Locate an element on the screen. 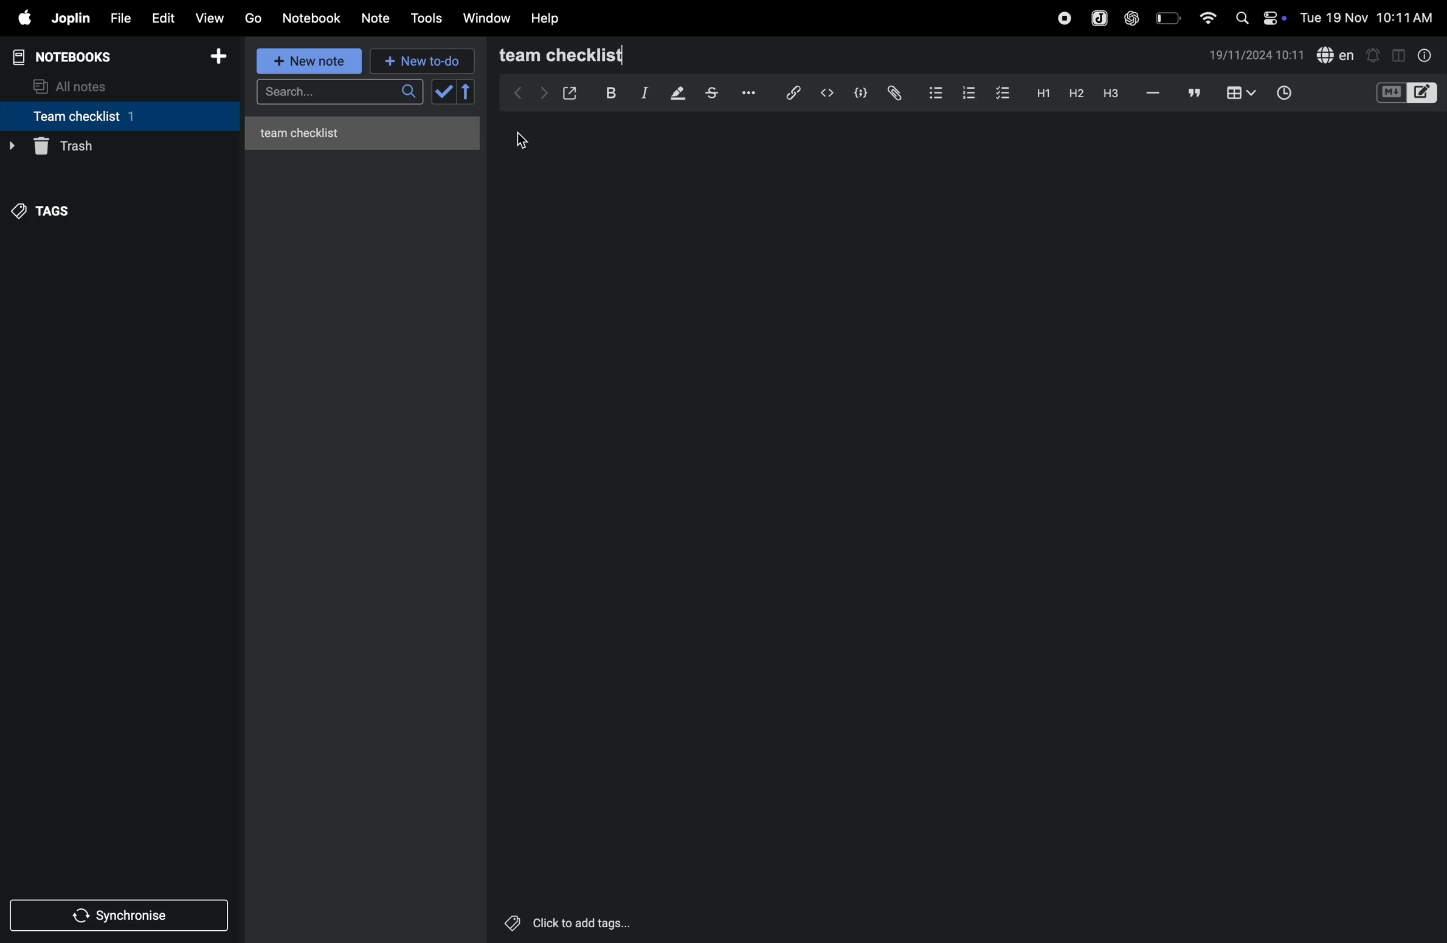  edit is located at coordinates (163, 17).